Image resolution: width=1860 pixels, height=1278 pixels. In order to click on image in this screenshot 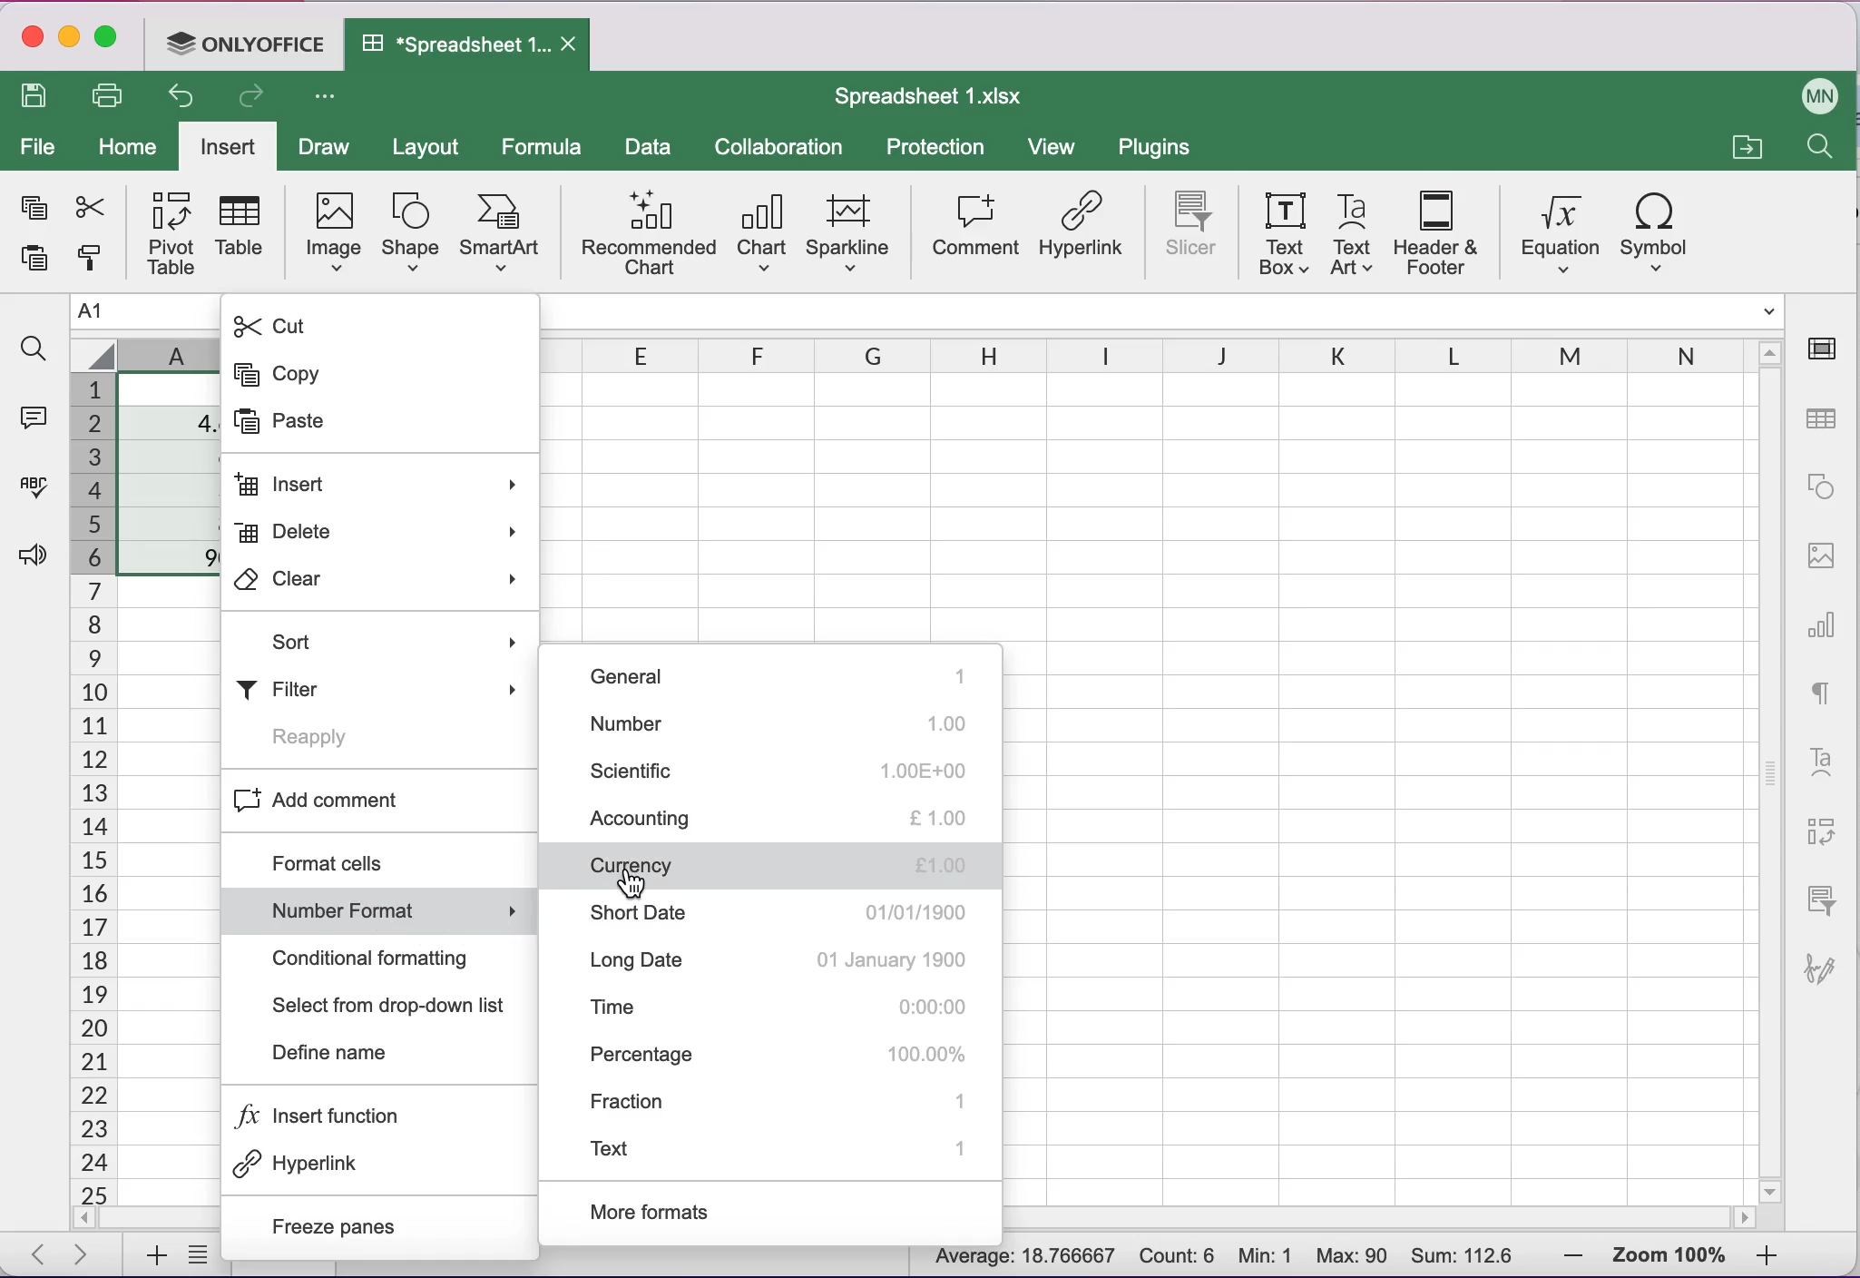, I will do `click(332, 234)`.